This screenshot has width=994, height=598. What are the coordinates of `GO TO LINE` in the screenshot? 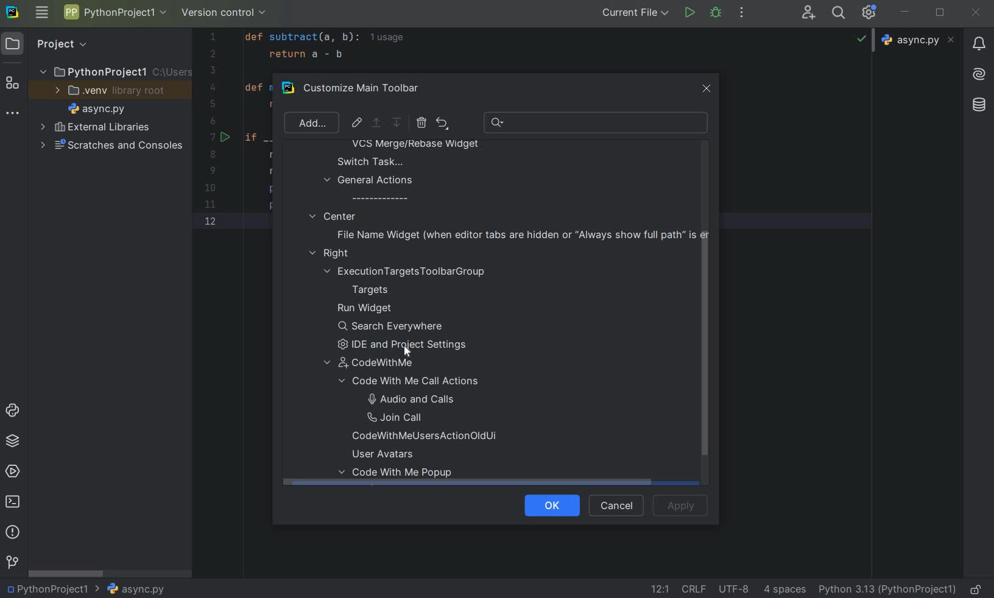 It's located at (658, 589).